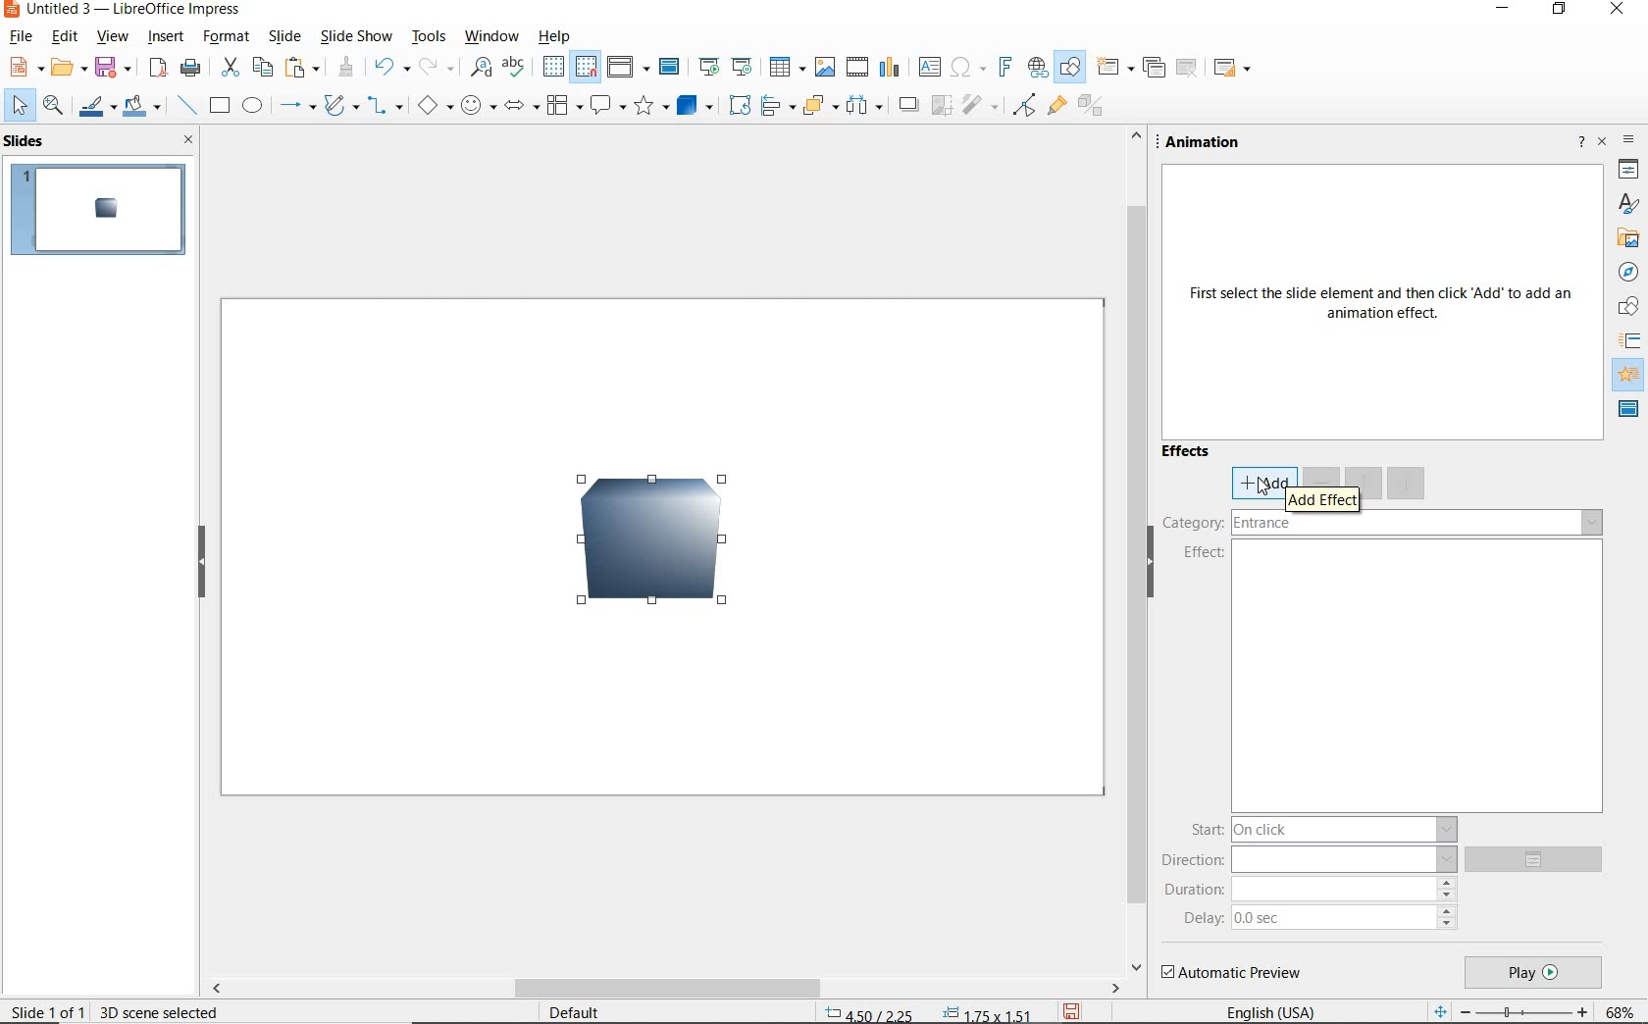  I want to click on spelling, so click(513, 68).